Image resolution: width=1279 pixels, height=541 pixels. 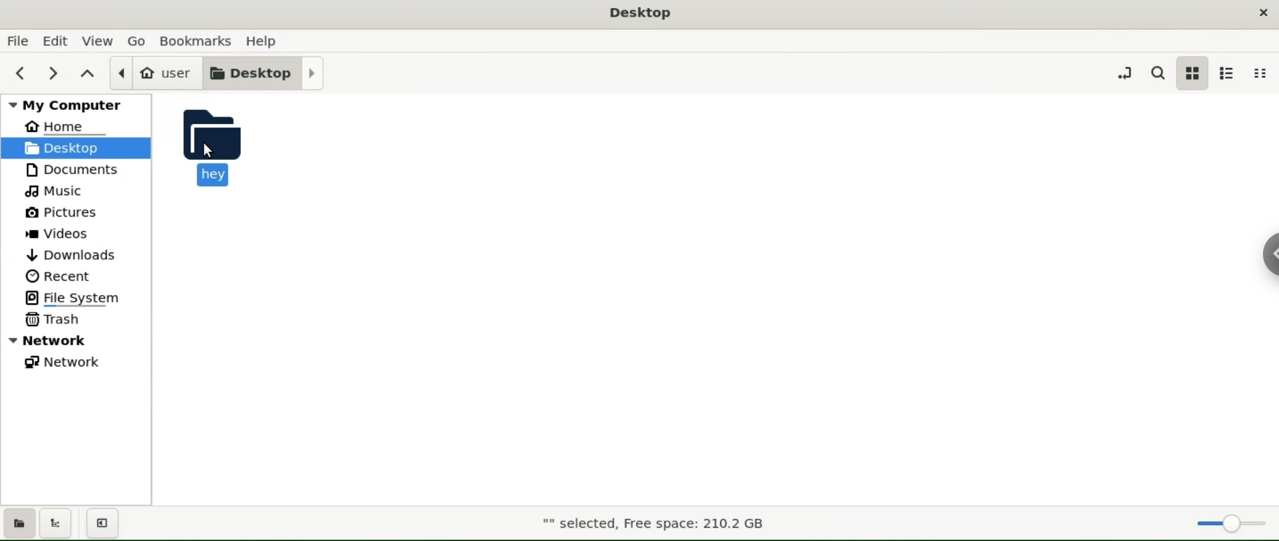 I want to click on desktop, so click(x=76, y=148).